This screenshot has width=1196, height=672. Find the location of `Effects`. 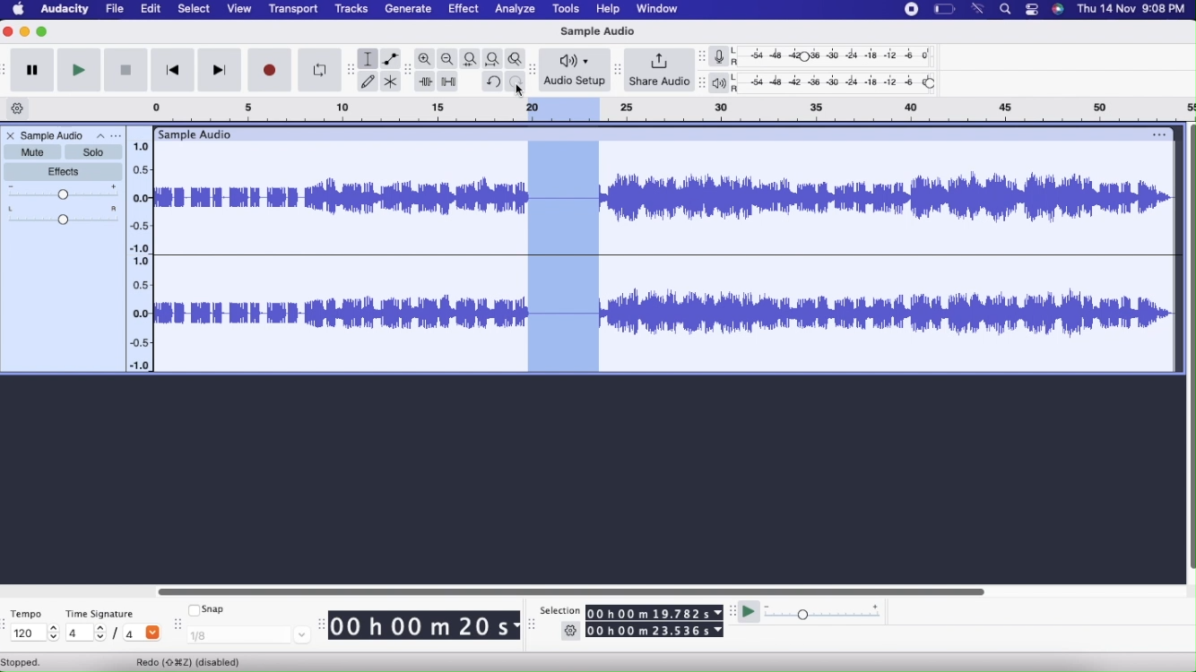

Effects is located at coordinates (65, 173).